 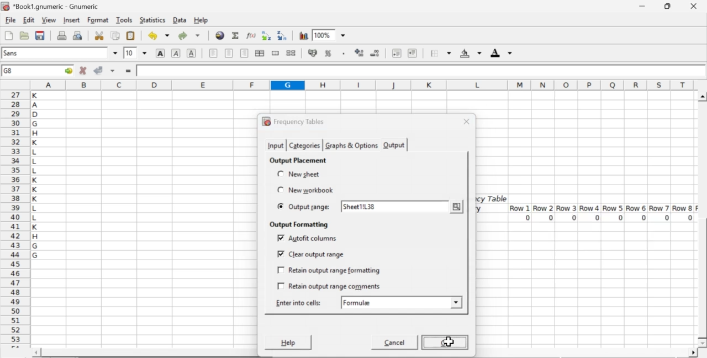 I want to click on cancel changes, so click(x=83, y=70).